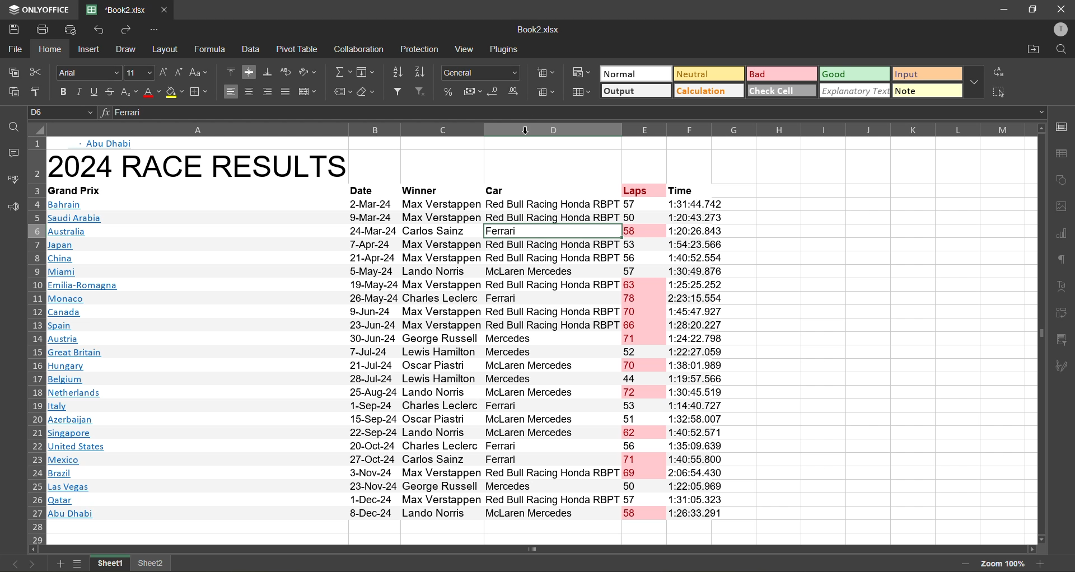  Describe the element at coordinates (249, 73) in the screenshot. I see `align middle` at that location.